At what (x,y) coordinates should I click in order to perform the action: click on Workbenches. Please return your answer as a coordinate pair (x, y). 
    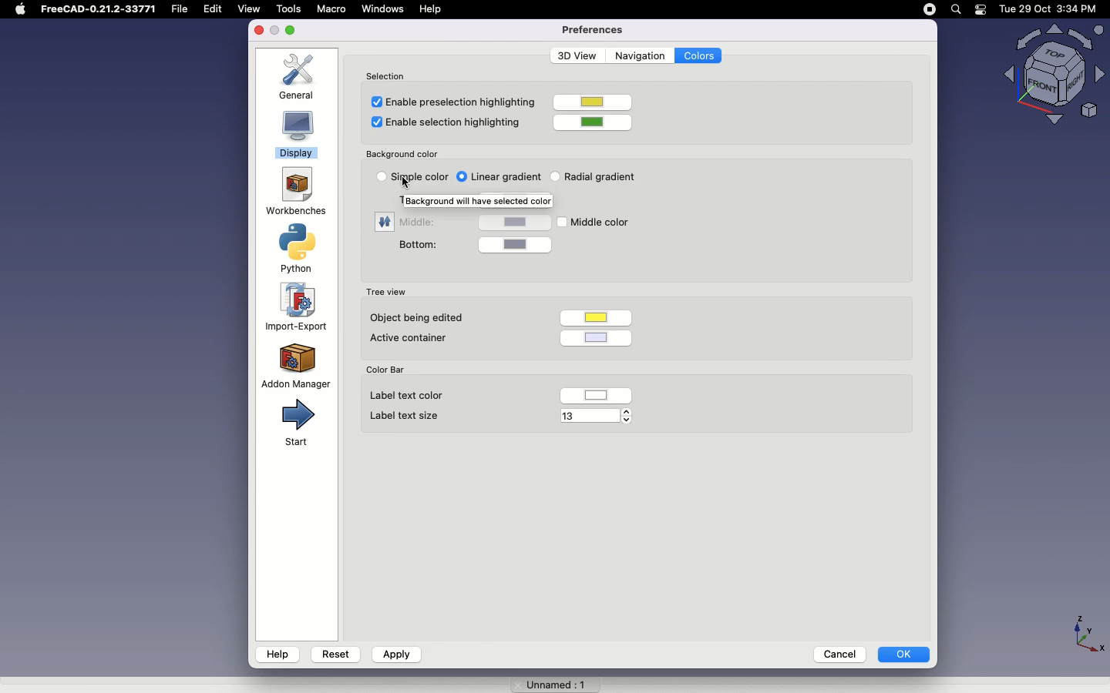
    Looking at the image, I should click on (294, 192).